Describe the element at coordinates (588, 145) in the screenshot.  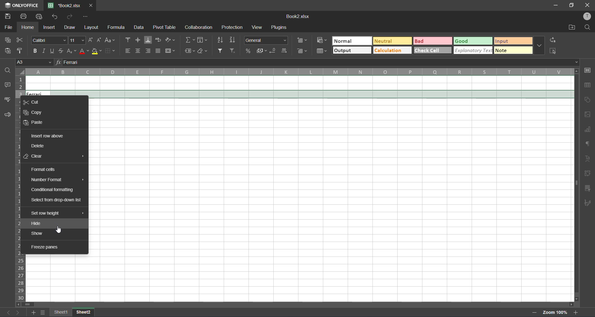
I see `paragraph` at that location.